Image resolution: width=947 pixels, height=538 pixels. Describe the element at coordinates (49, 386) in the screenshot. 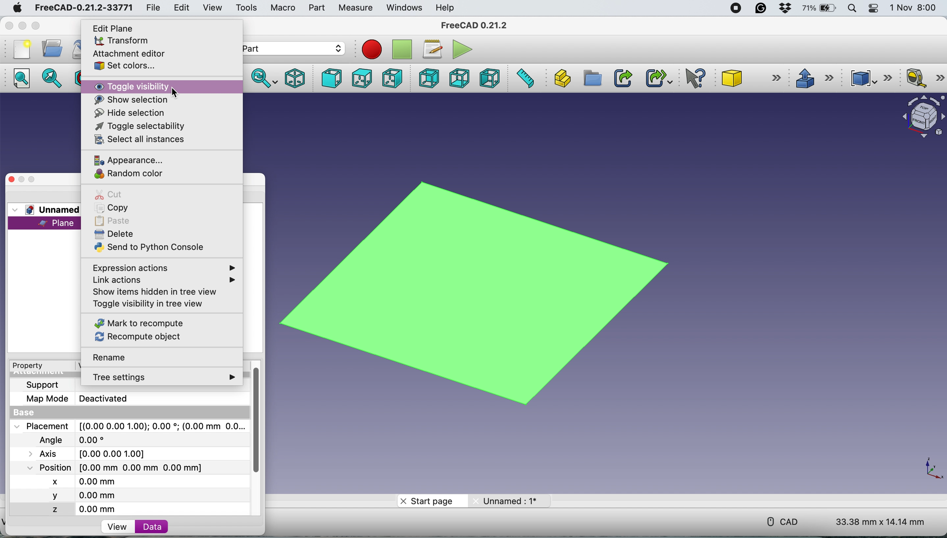

I see `support` at that location.